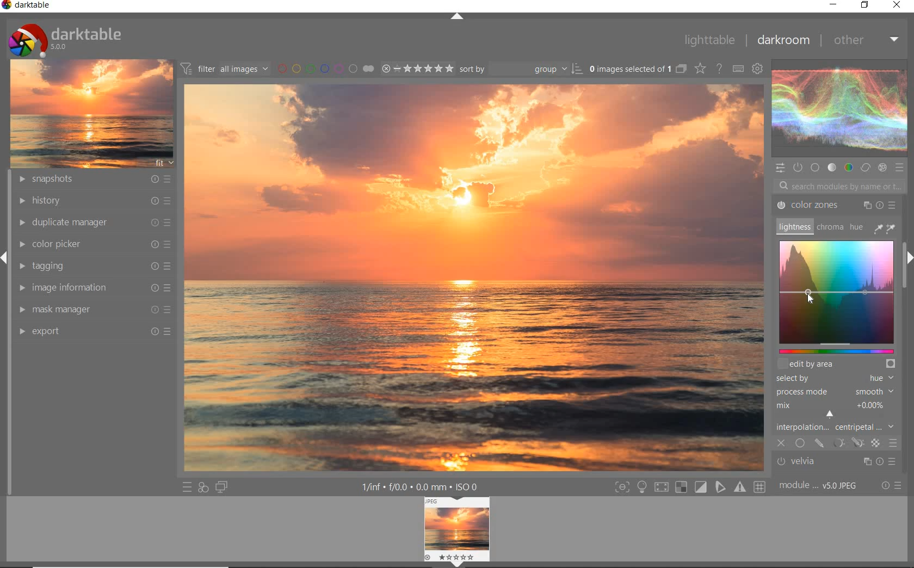  What do you see at coordinates (700, 68) in the screenshot?
I see `CHANGE TYPE FOR OVER RELAY` at bounding box center [700, 68].